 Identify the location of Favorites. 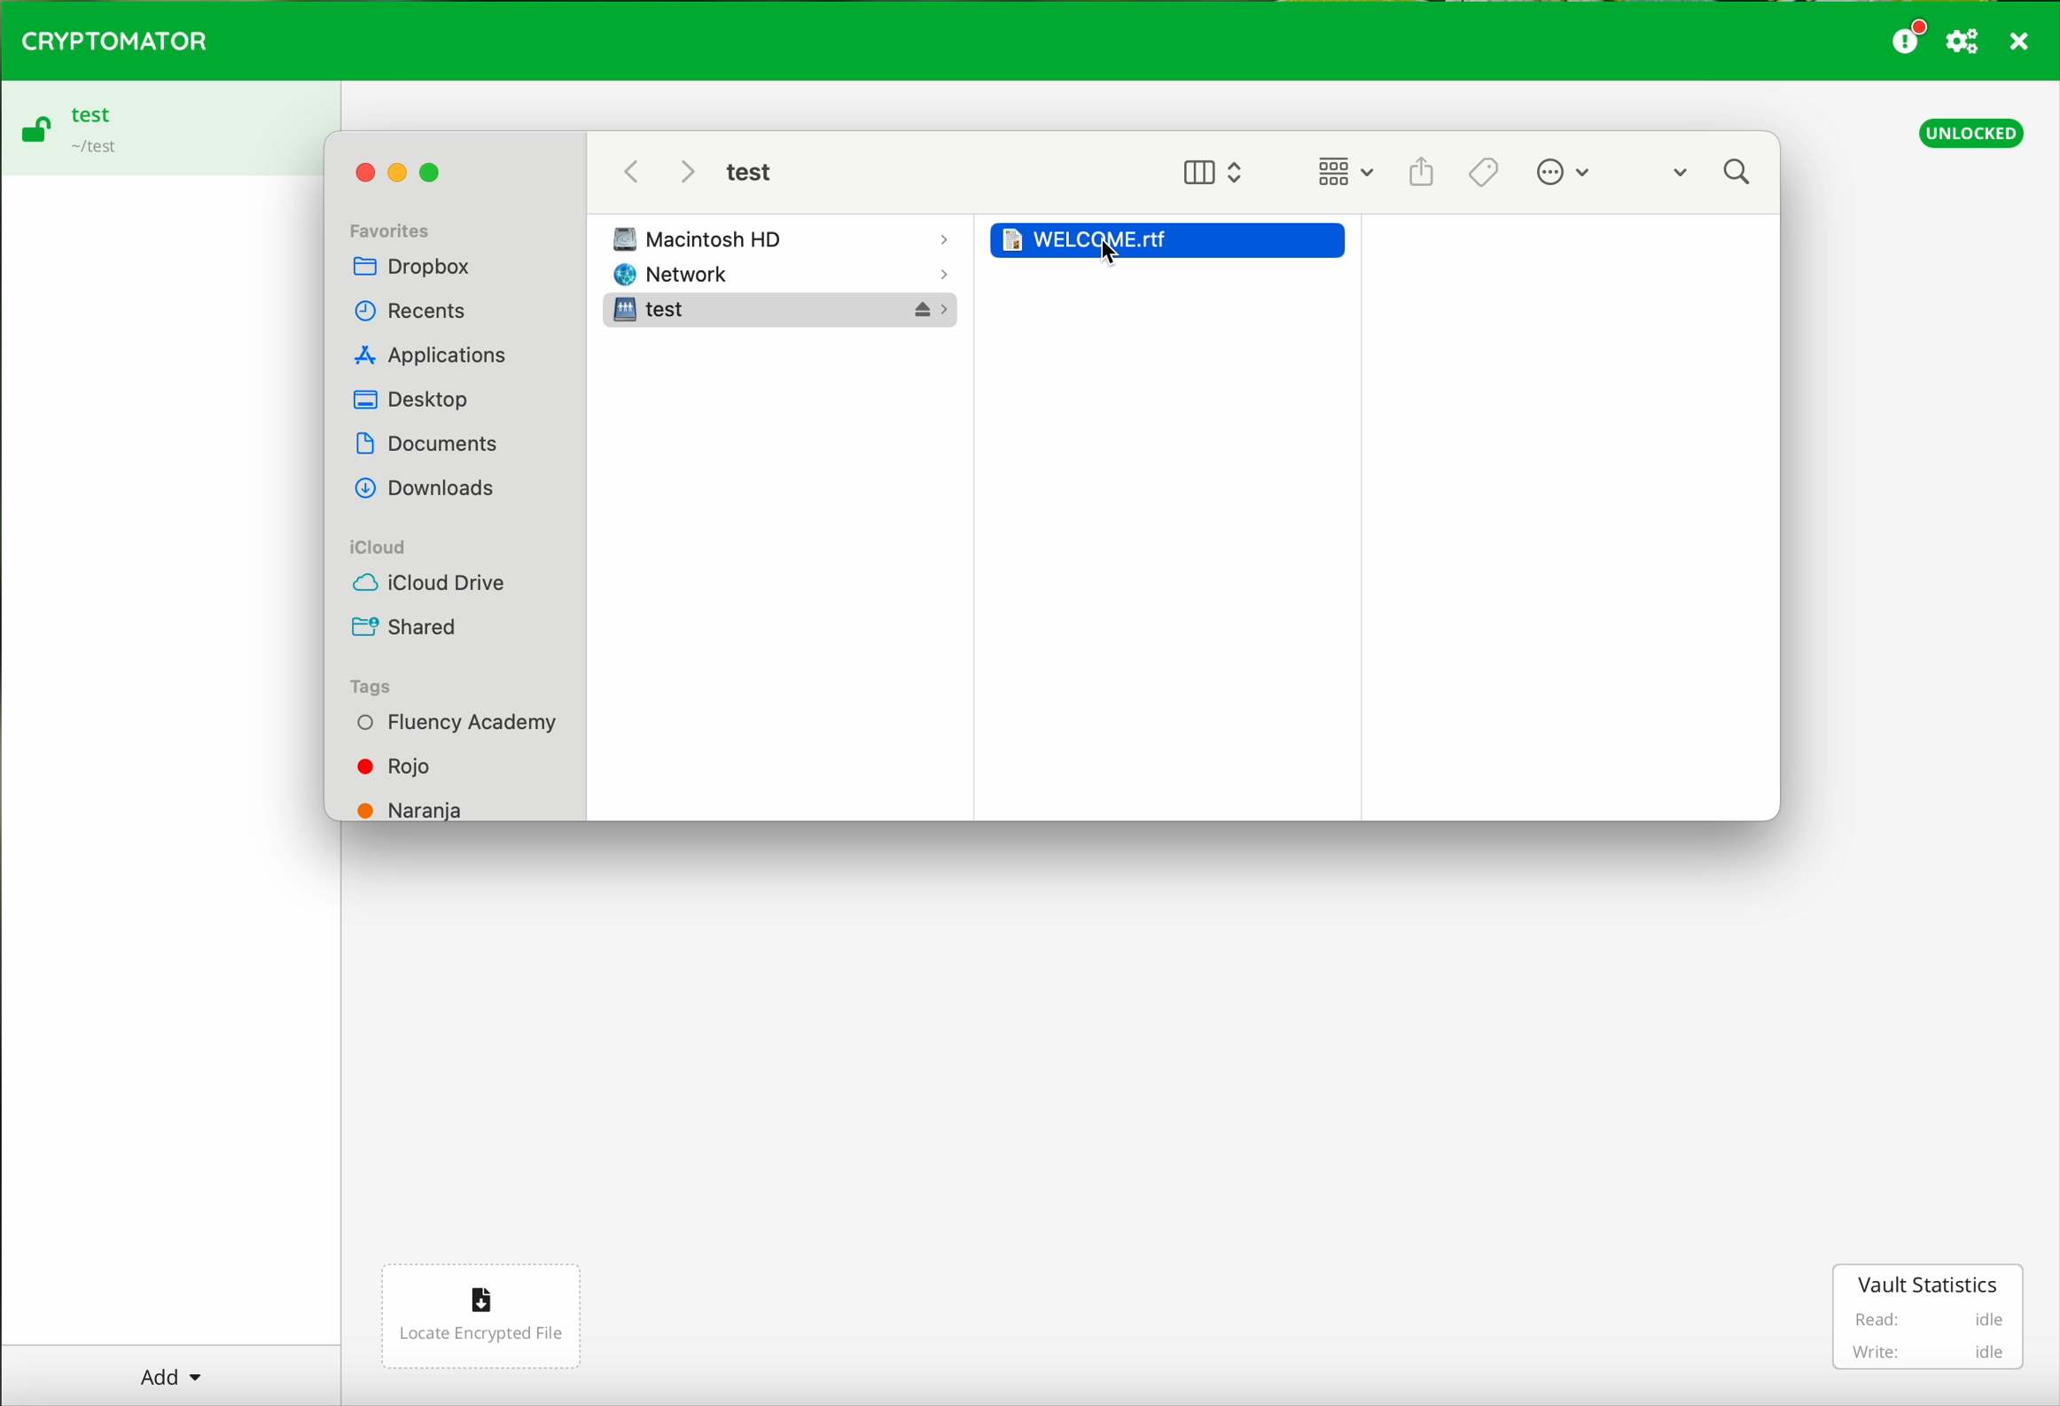
(390, 228).